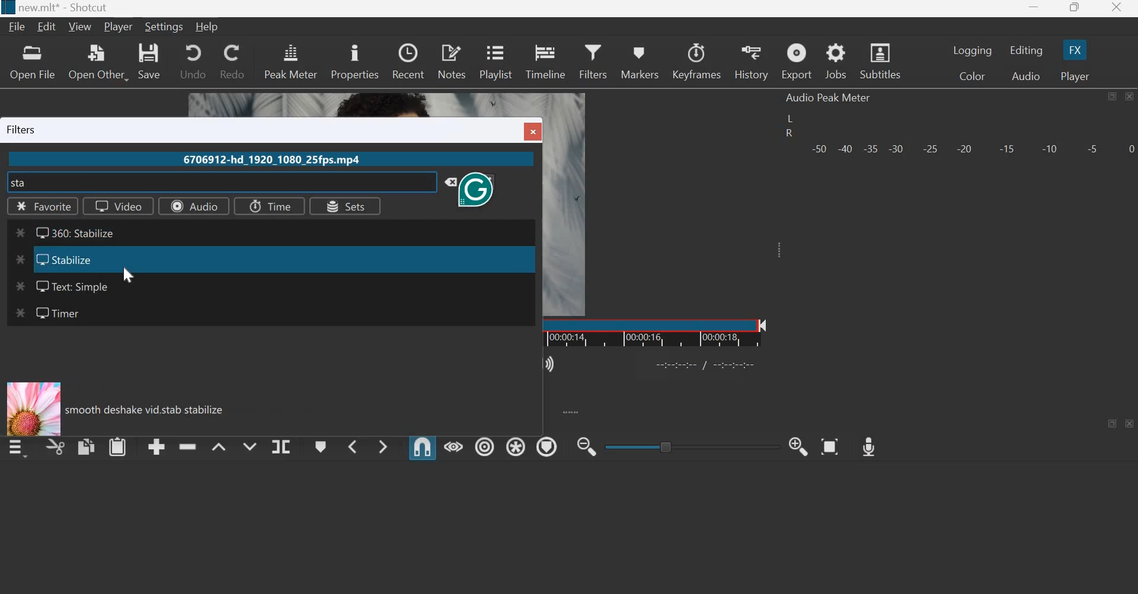 The width and height of the screenshot is (1138, 594). Describe the element at coordinates (870, 447) in the screenshot. I see `Record Audio` at that location.